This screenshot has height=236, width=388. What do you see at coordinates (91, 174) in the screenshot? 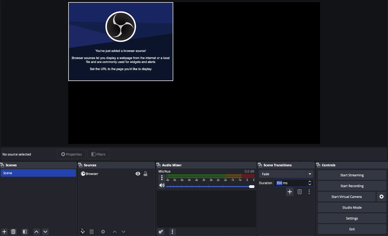
I see `Browser` at bounding box center [91, 174].